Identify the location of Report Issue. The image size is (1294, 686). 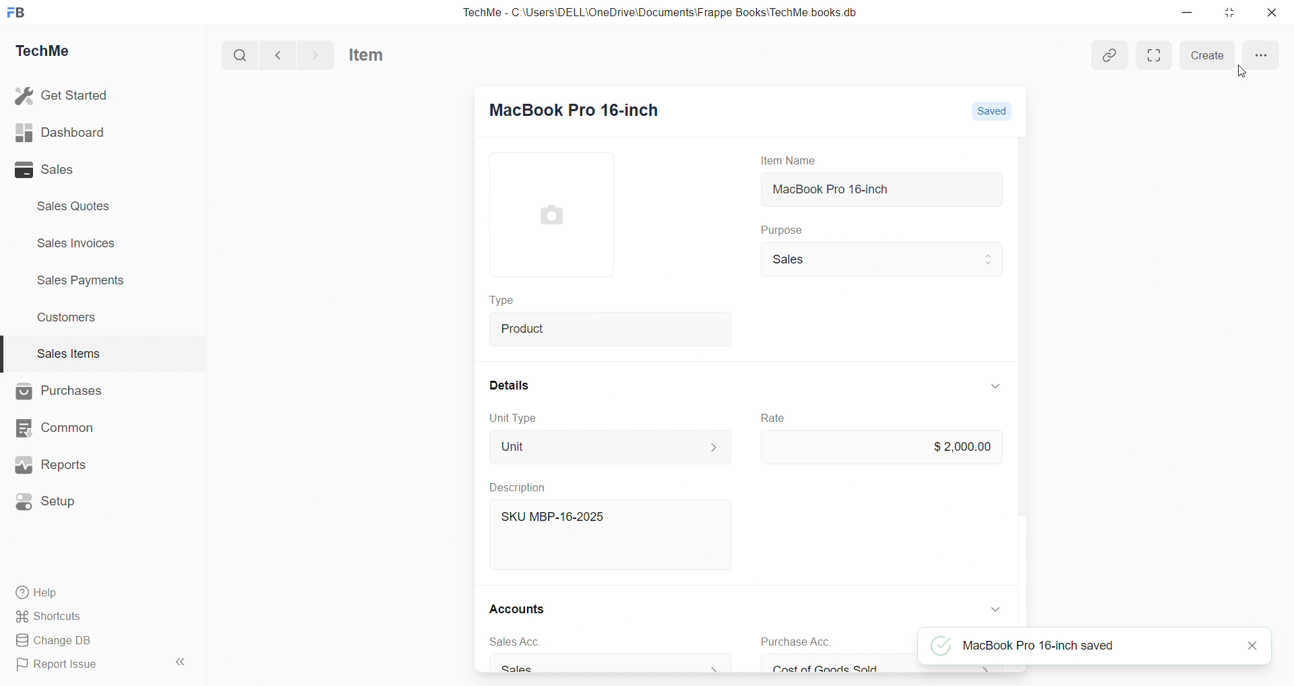
(60, 665).